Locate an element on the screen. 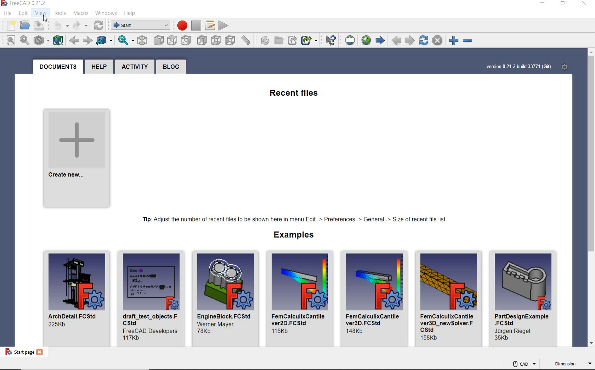 The width and height of the screenshot is (595, 370). stop loading is located at coordinates (437, 40).